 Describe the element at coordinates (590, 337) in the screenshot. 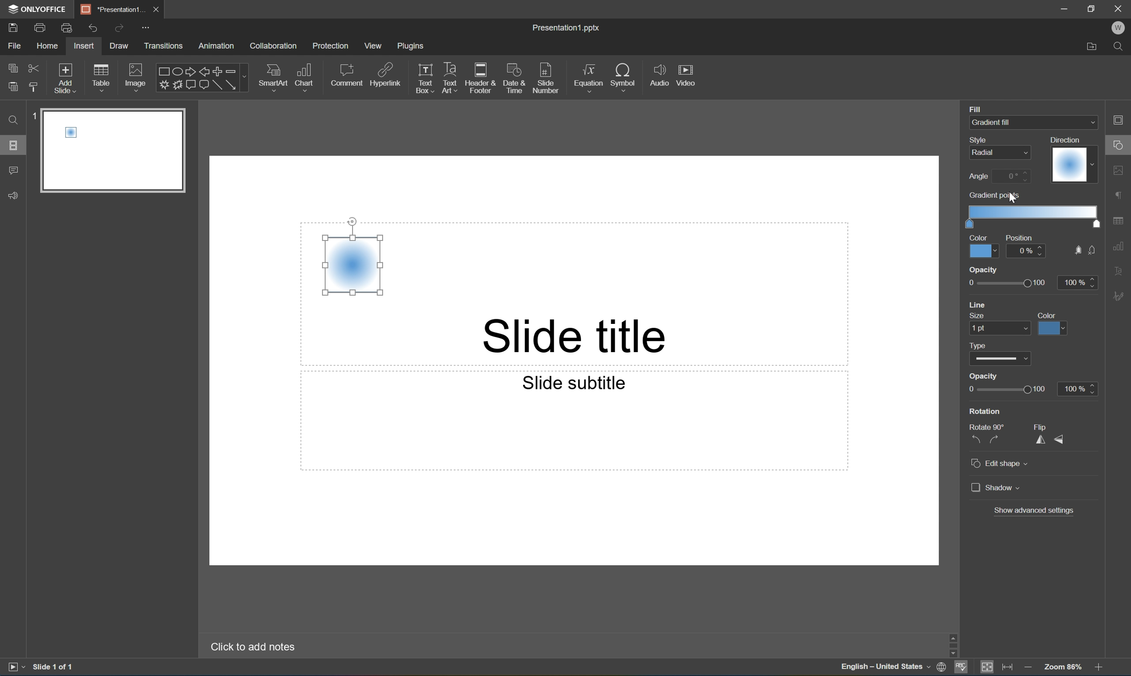

I see `Slide title` at that location.